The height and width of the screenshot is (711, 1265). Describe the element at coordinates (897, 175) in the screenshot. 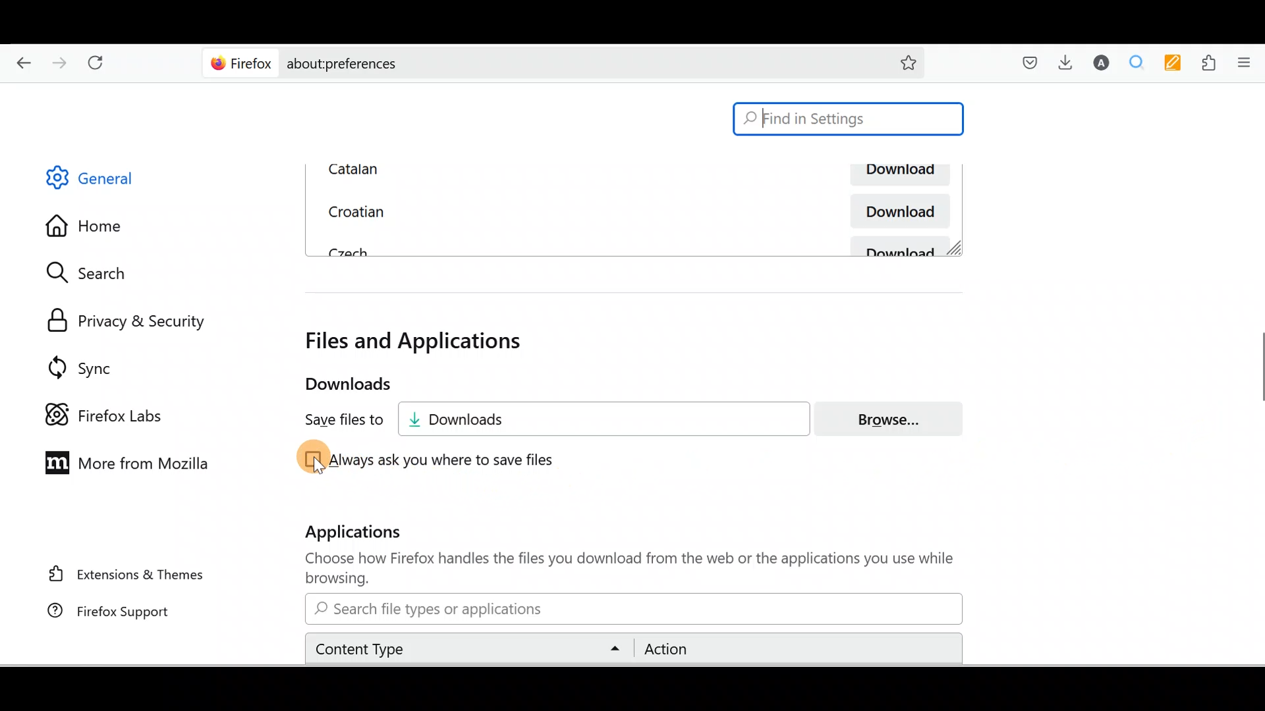

I see `Download` at that location.